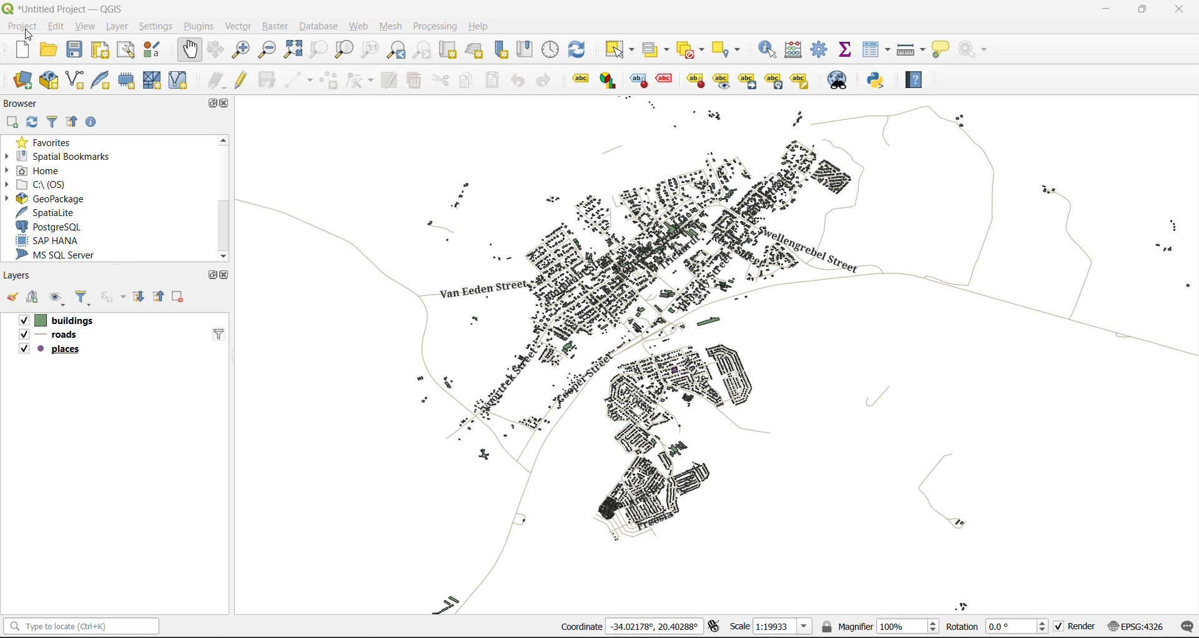 The height and width of the screenshot is (638, 1199). What do you see at coordinates (53, 26) in the screenshot?
I see `edit` at bounding box center [53, 26].